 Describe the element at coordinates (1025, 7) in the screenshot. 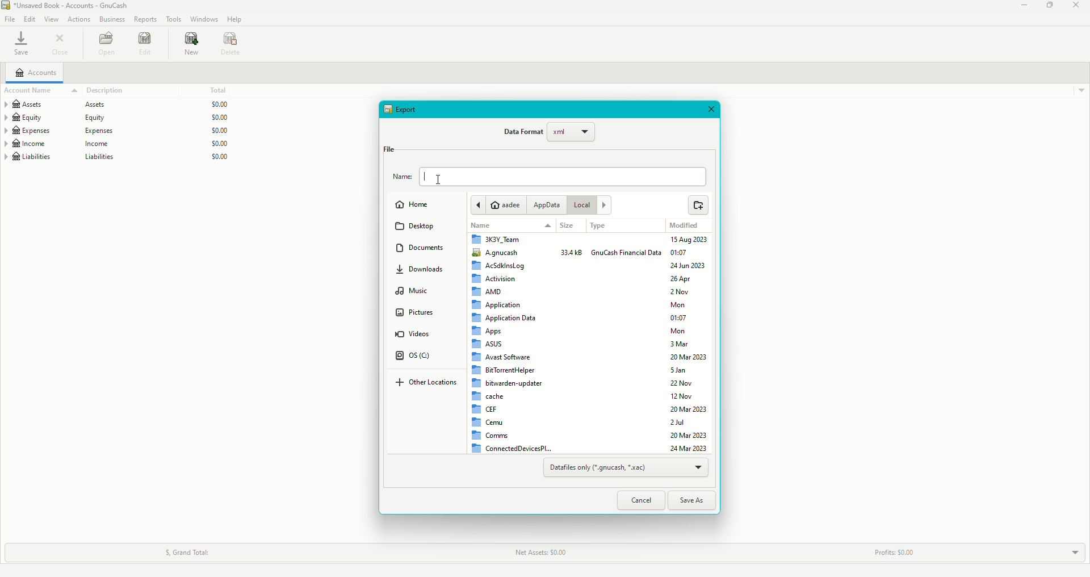

I see `Minimize` at that location.